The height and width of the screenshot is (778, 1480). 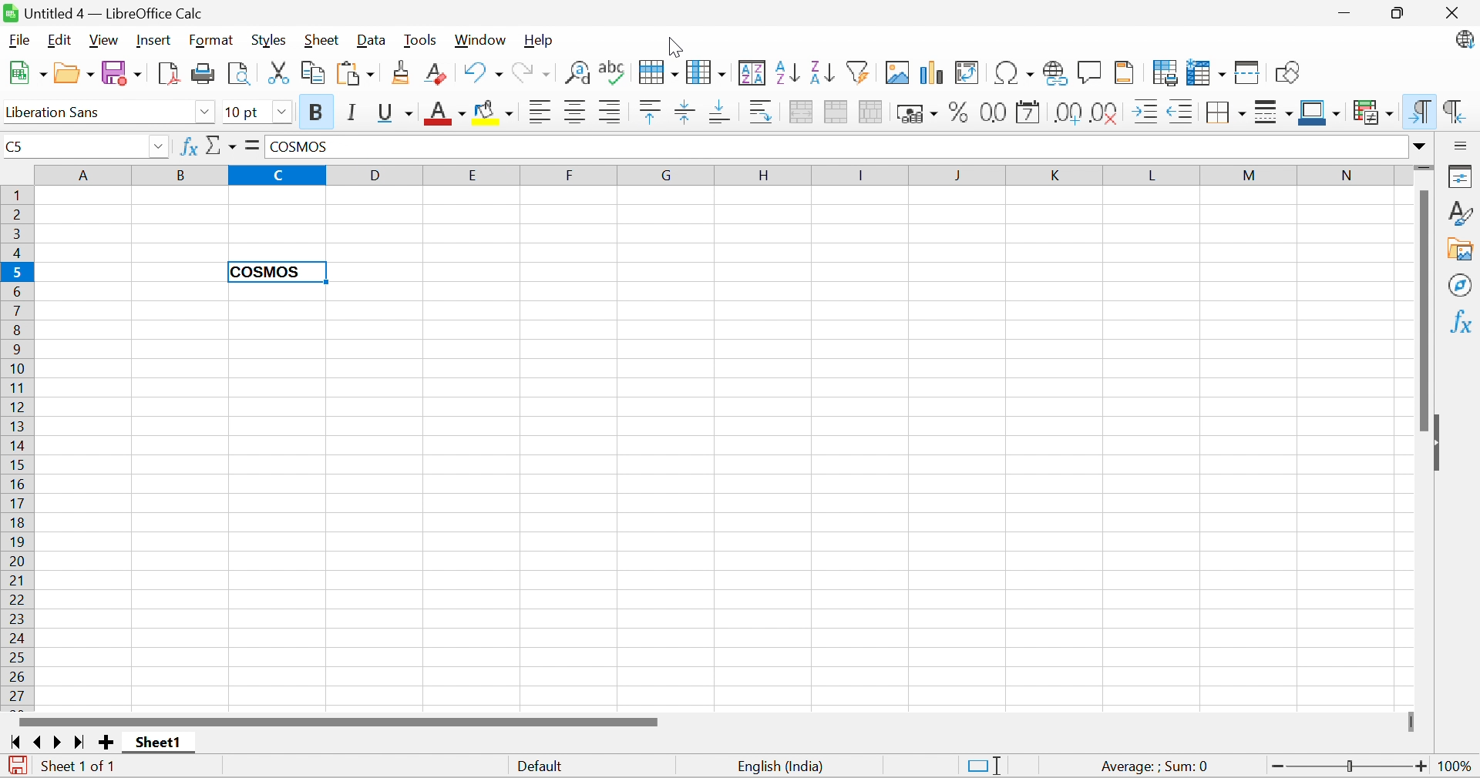 What do you see at coordinates (15, 741) in the screenshot?
I see `Scroll To First Sheet` at bounding box center [15, 741].